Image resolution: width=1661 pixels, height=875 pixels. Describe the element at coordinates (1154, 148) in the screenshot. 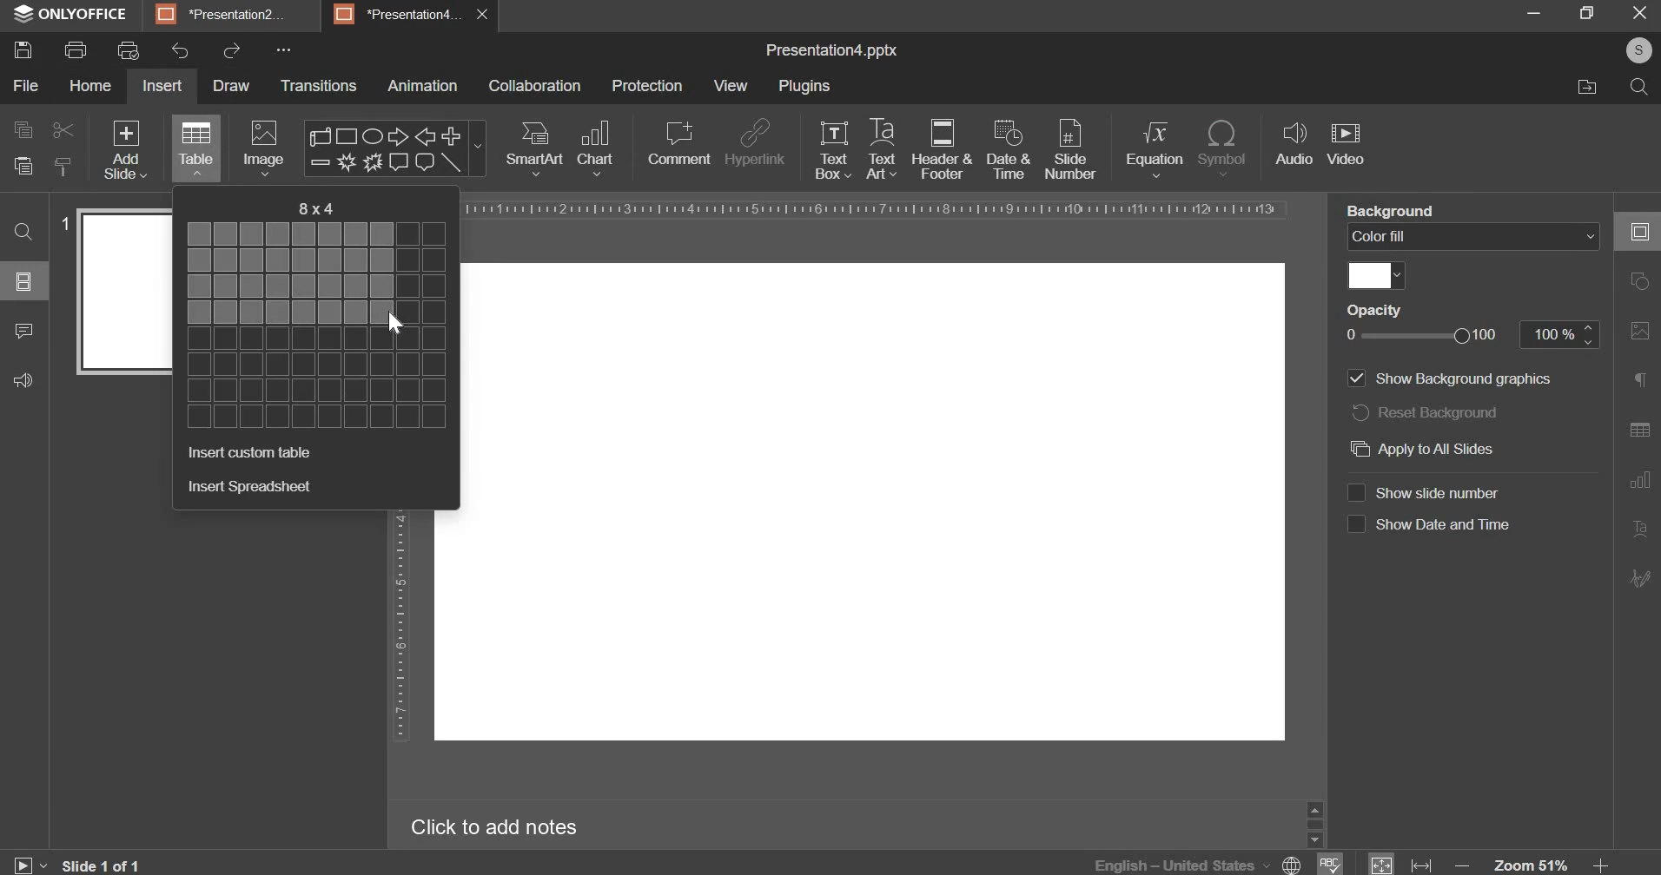

I see `equation` at that location.